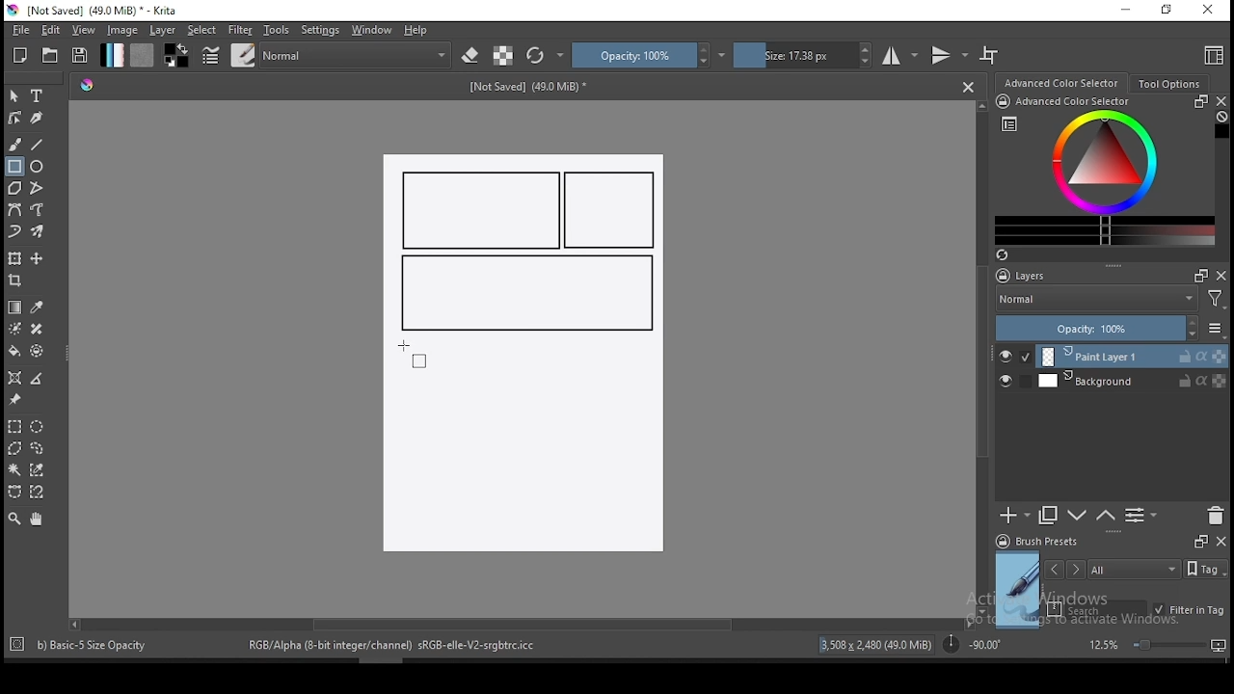  Describe the element at coordinates (112, 55) in the screenshot. I see `gradient fill` at that location.